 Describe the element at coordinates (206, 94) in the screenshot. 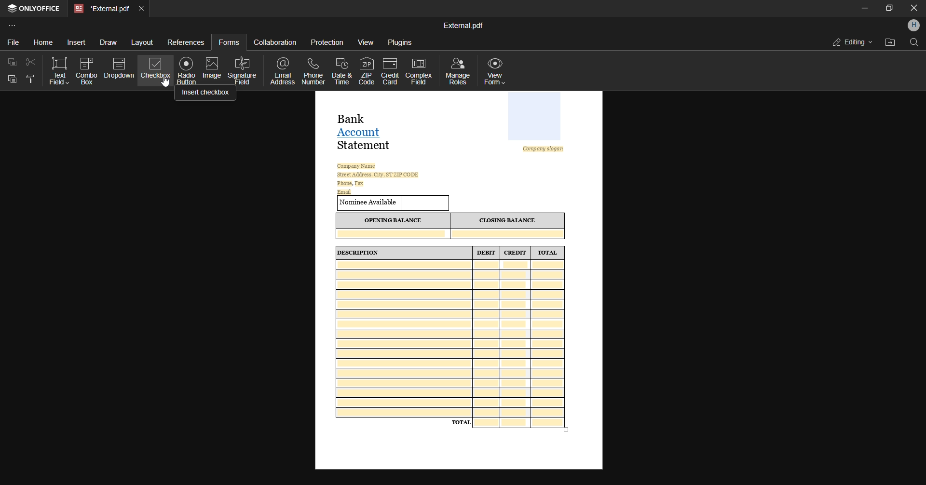

I see `insert chekbox` at that location.